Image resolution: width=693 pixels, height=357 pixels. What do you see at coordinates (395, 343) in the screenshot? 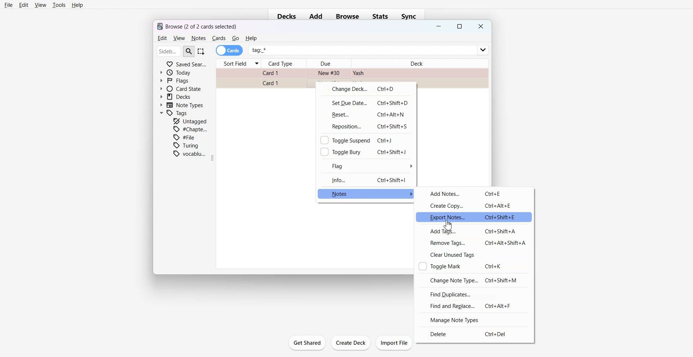
I see `Import File` at bounding box center [395, 343].